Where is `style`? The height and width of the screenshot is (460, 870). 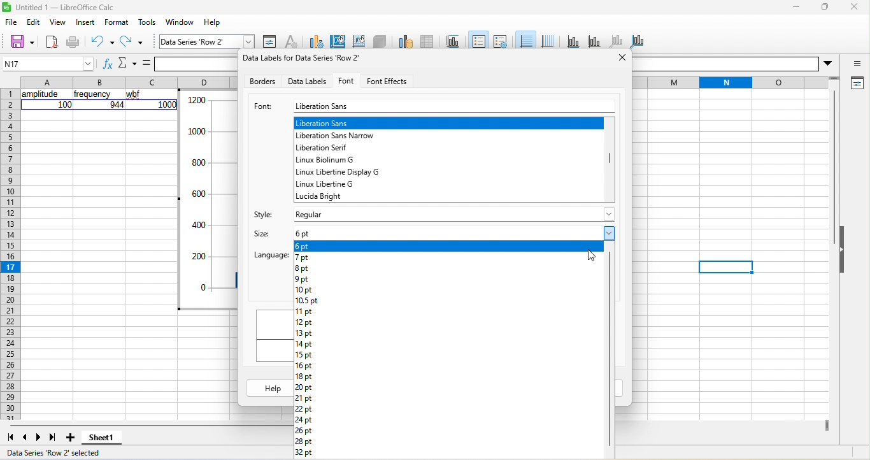 style is located at coordinates (260, 213).